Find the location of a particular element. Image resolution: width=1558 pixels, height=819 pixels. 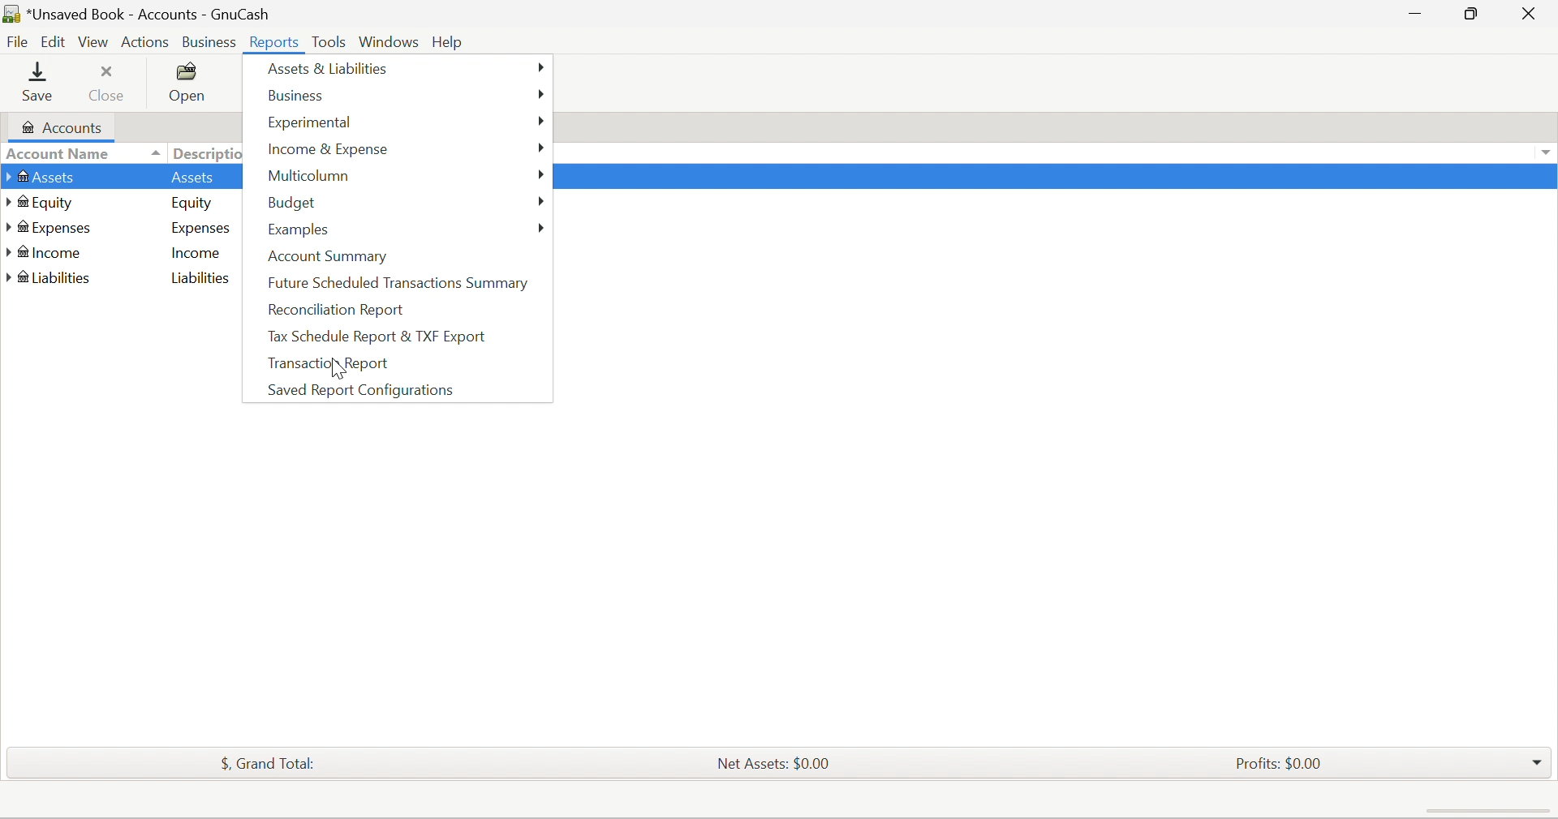

Assets is located at coordinates (40, 178).